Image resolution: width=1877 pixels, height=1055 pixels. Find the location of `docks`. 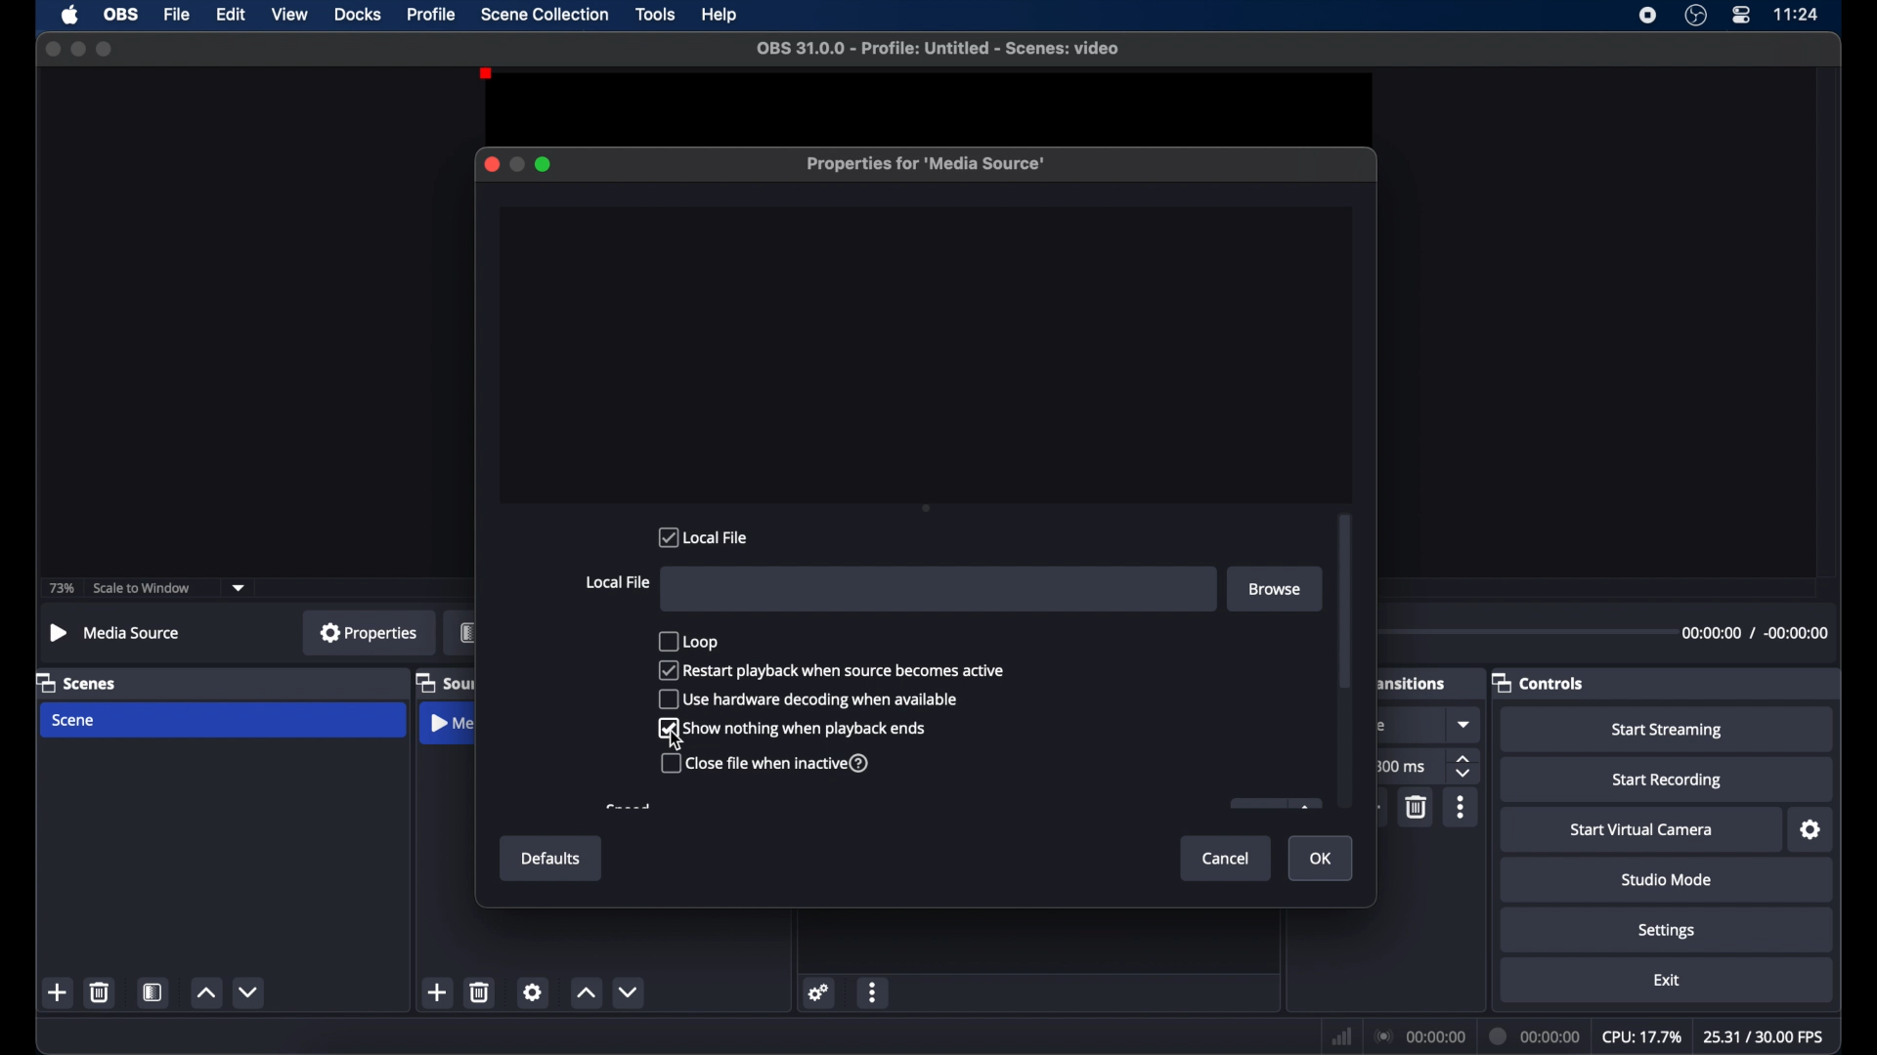

docks is located at coordinates (359, 15).